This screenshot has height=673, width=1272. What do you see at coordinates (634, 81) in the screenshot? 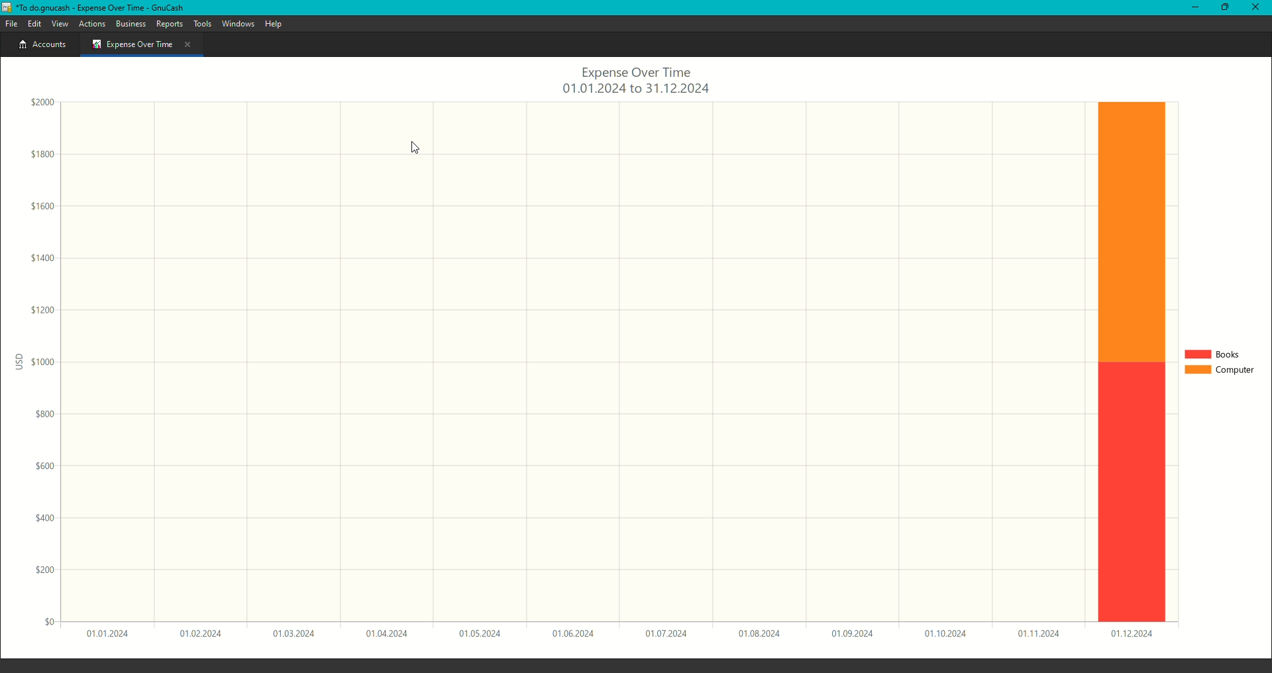
I see `Expense Over Time` at bounding box center [634, 81].